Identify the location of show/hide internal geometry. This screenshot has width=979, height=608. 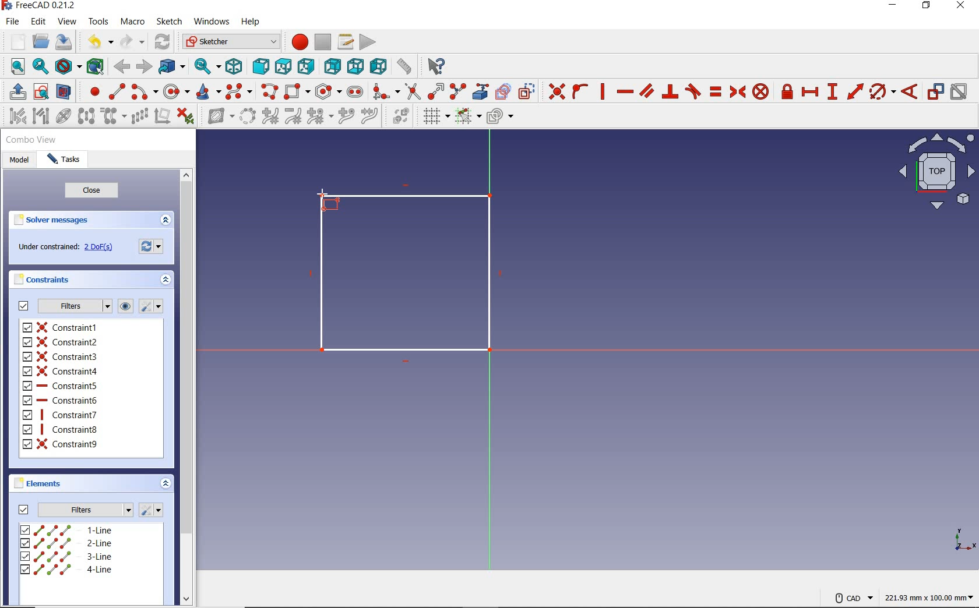
(64, 118).